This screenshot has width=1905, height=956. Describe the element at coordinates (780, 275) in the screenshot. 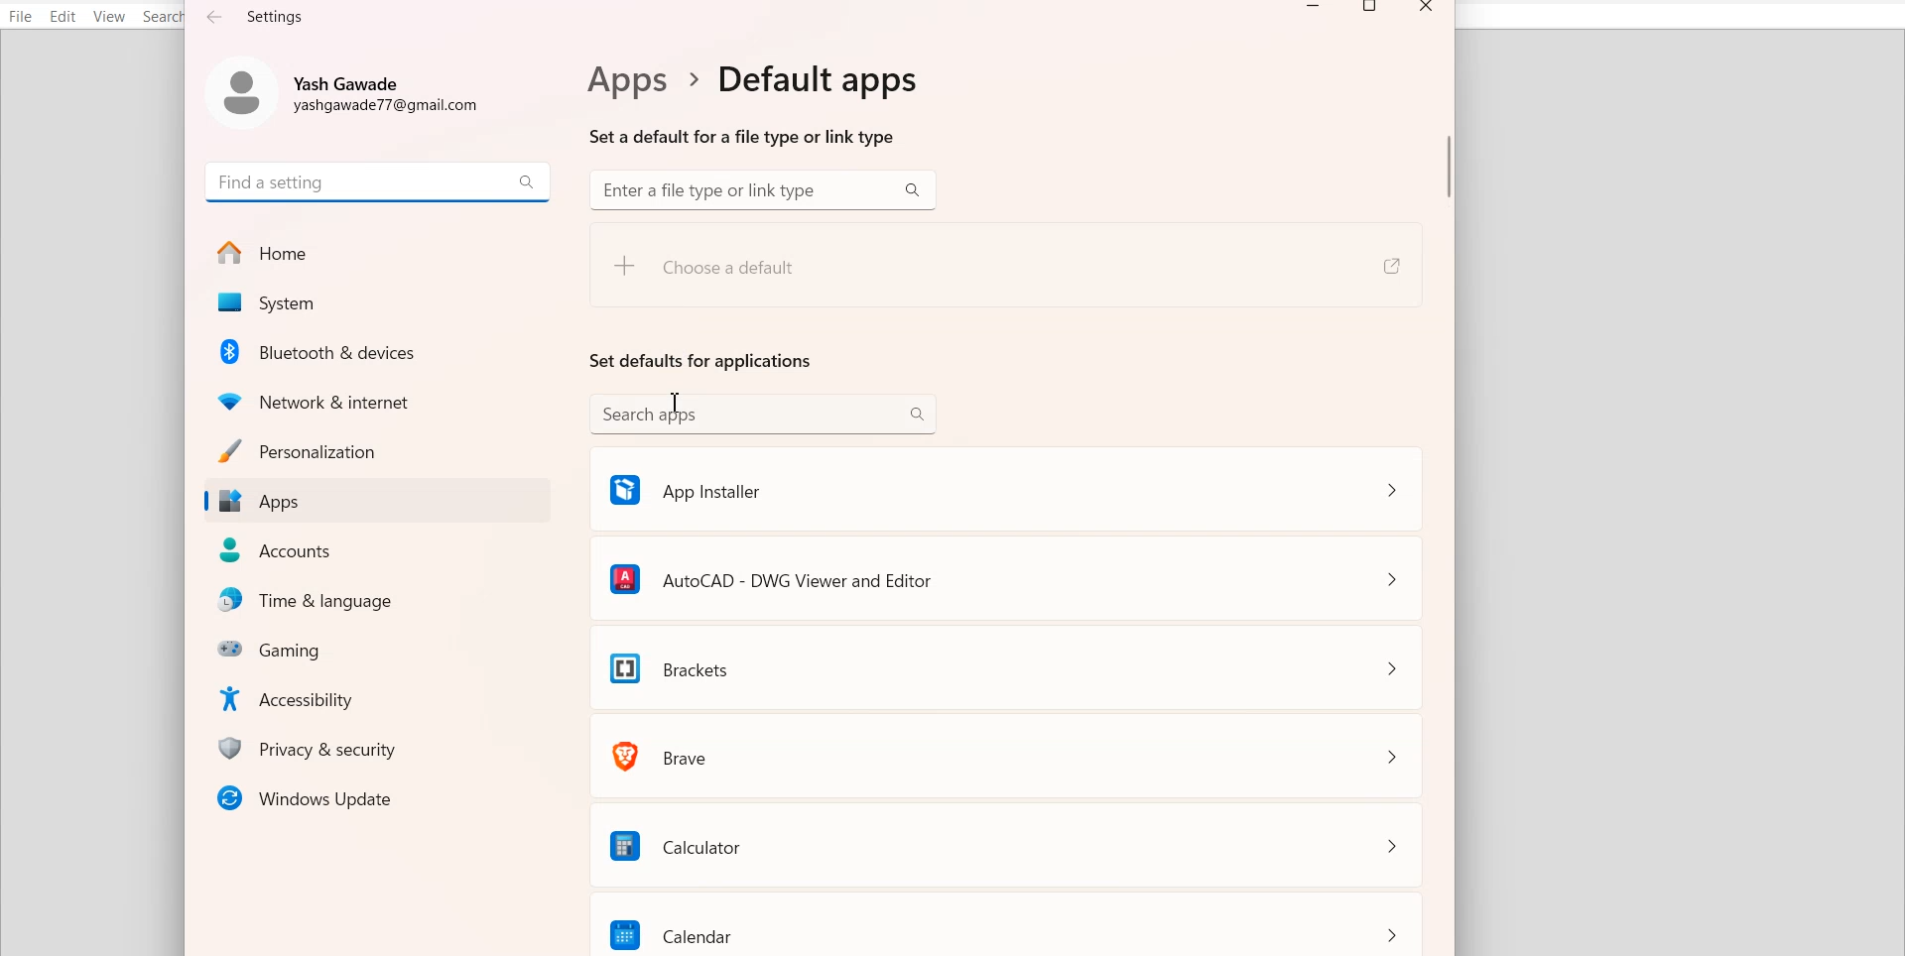

I see `Choose a default` at that location.